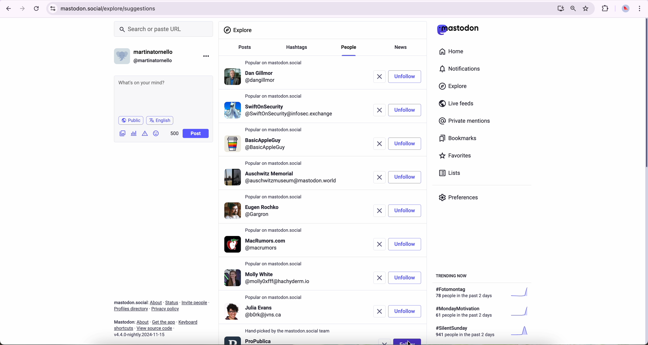  Describe the element at coordinates (164, 29) in the screenshot. I see `search or paste URL` at that location.